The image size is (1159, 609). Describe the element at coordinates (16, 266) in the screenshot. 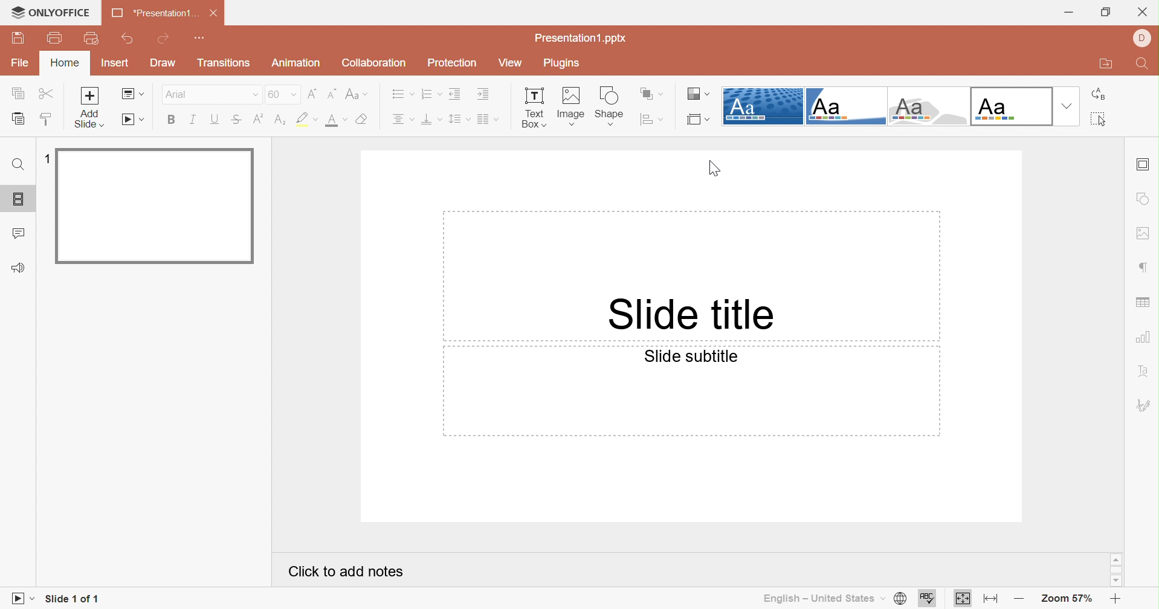

I see `Feedback & Support` at that location.